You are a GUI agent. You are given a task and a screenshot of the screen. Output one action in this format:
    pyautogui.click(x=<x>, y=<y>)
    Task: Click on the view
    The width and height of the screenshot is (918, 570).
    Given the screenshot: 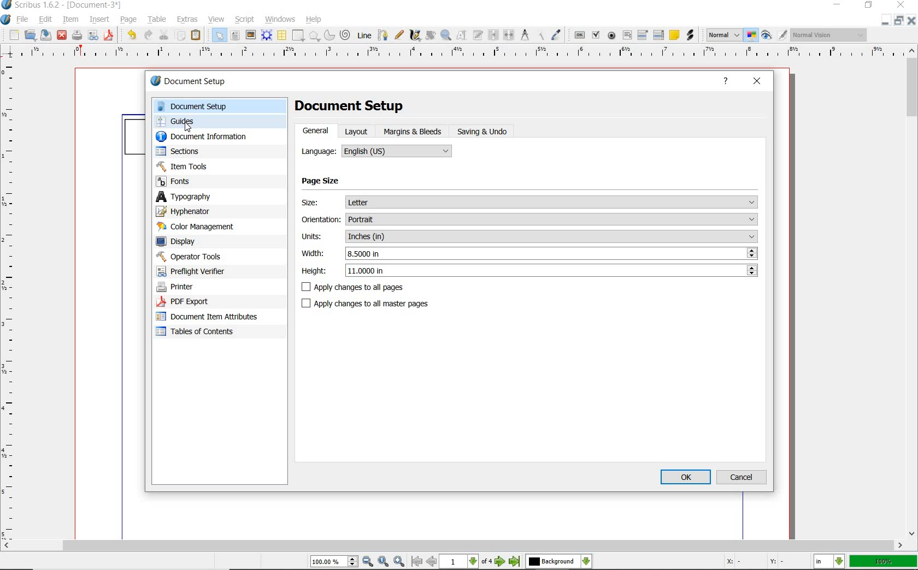 What is the action you would take?
    pyautogui.click(x=216, y=20)
    